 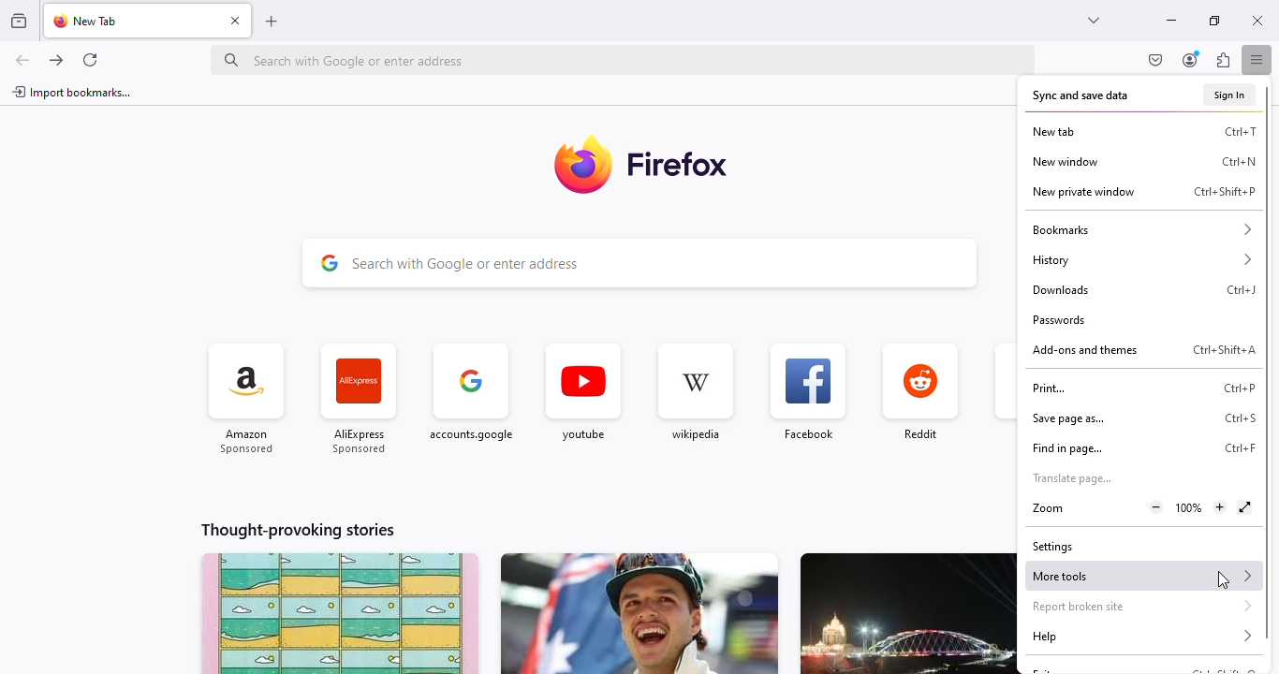 What do you see at coordinates (22, 60) in the screenshot?
I see `go back one page` at bounding box center [22, 60].